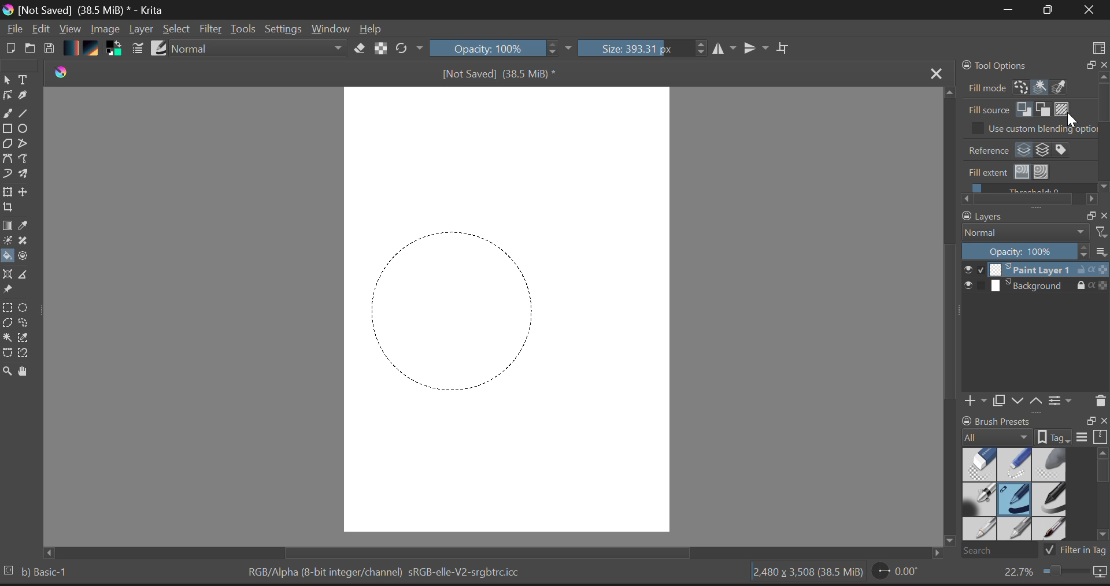 The image size is (1110, 586). I want to click on Circular Selection Selected, so click(25, 305).